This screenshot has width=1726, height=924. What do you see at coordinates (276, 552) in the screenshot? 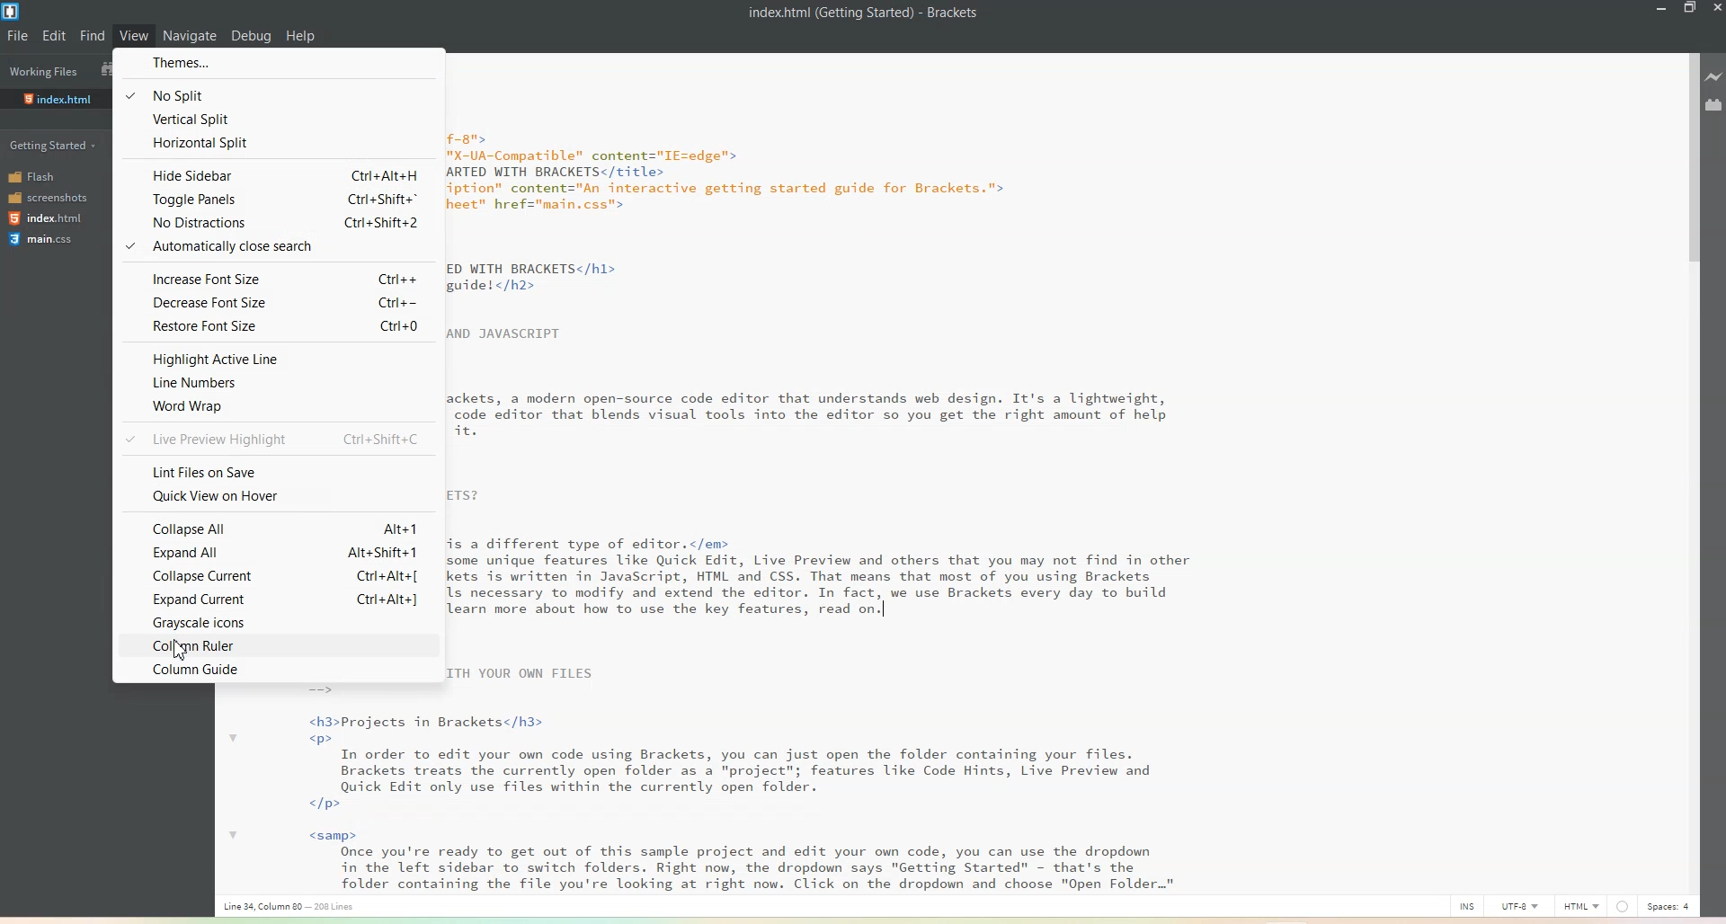
I see `Expand All` at bounding box center [276, 552].